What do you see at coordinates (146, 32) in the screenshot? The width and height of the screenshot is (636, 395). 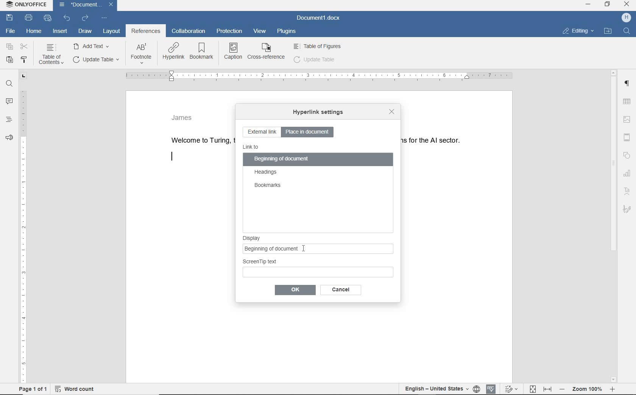 I see `references` at bounding box center [146, 32].